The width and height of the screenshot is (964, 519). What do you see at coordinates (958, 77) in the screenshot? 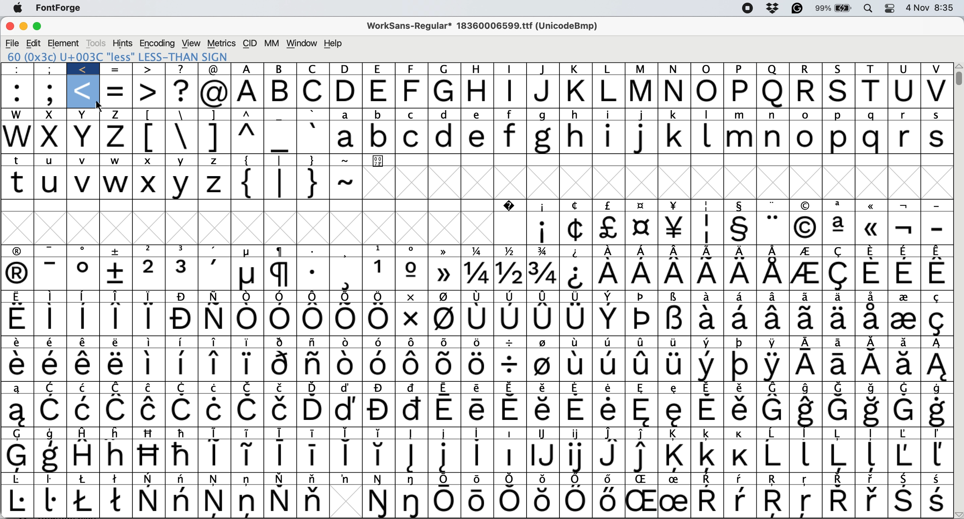
I see `vertical scroll bar` at bounding box center [958, 77].